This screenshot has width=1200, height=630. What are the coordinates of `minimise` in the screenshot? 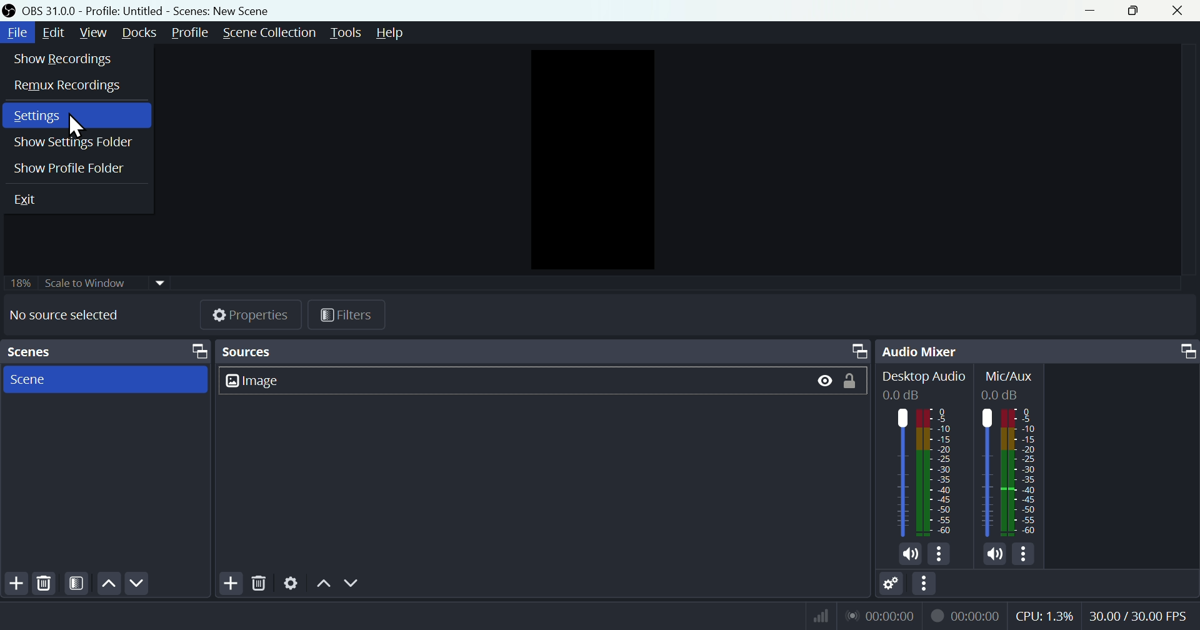 It's located at (1096, 11).